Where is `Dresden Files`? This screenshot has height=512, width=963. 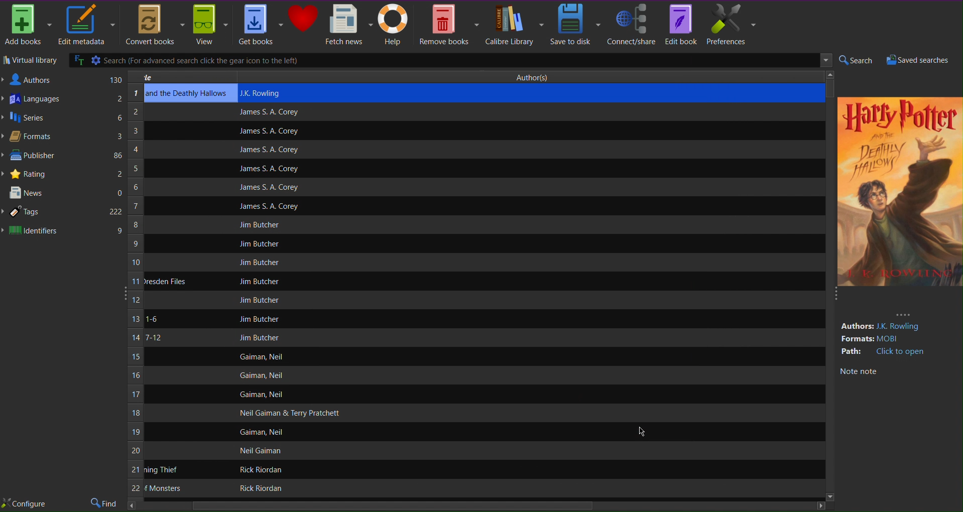
Dresden Files is located at coordinates (166, 281).